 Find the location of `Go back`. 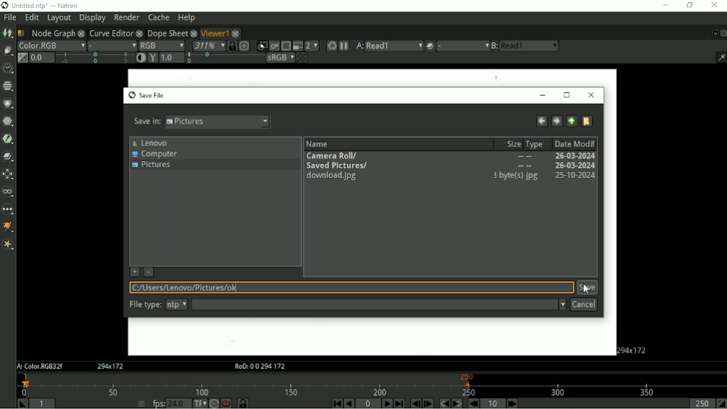

Go back is located at coordinates (541, 121).